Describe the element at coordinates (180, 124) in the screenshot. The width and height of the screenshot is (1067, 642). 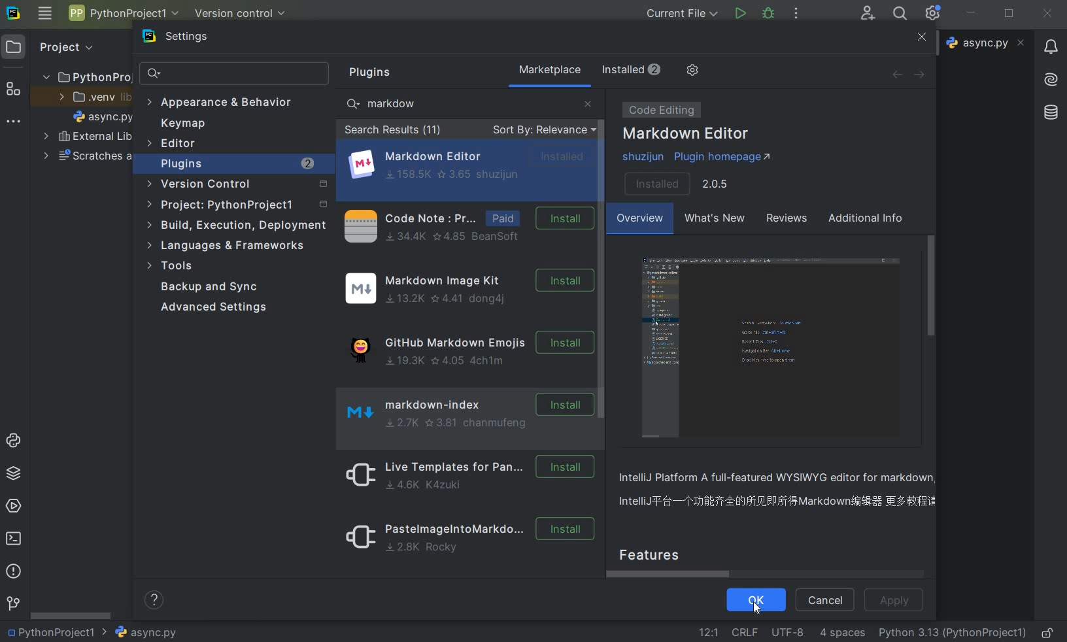
I see `keymap` at that location.